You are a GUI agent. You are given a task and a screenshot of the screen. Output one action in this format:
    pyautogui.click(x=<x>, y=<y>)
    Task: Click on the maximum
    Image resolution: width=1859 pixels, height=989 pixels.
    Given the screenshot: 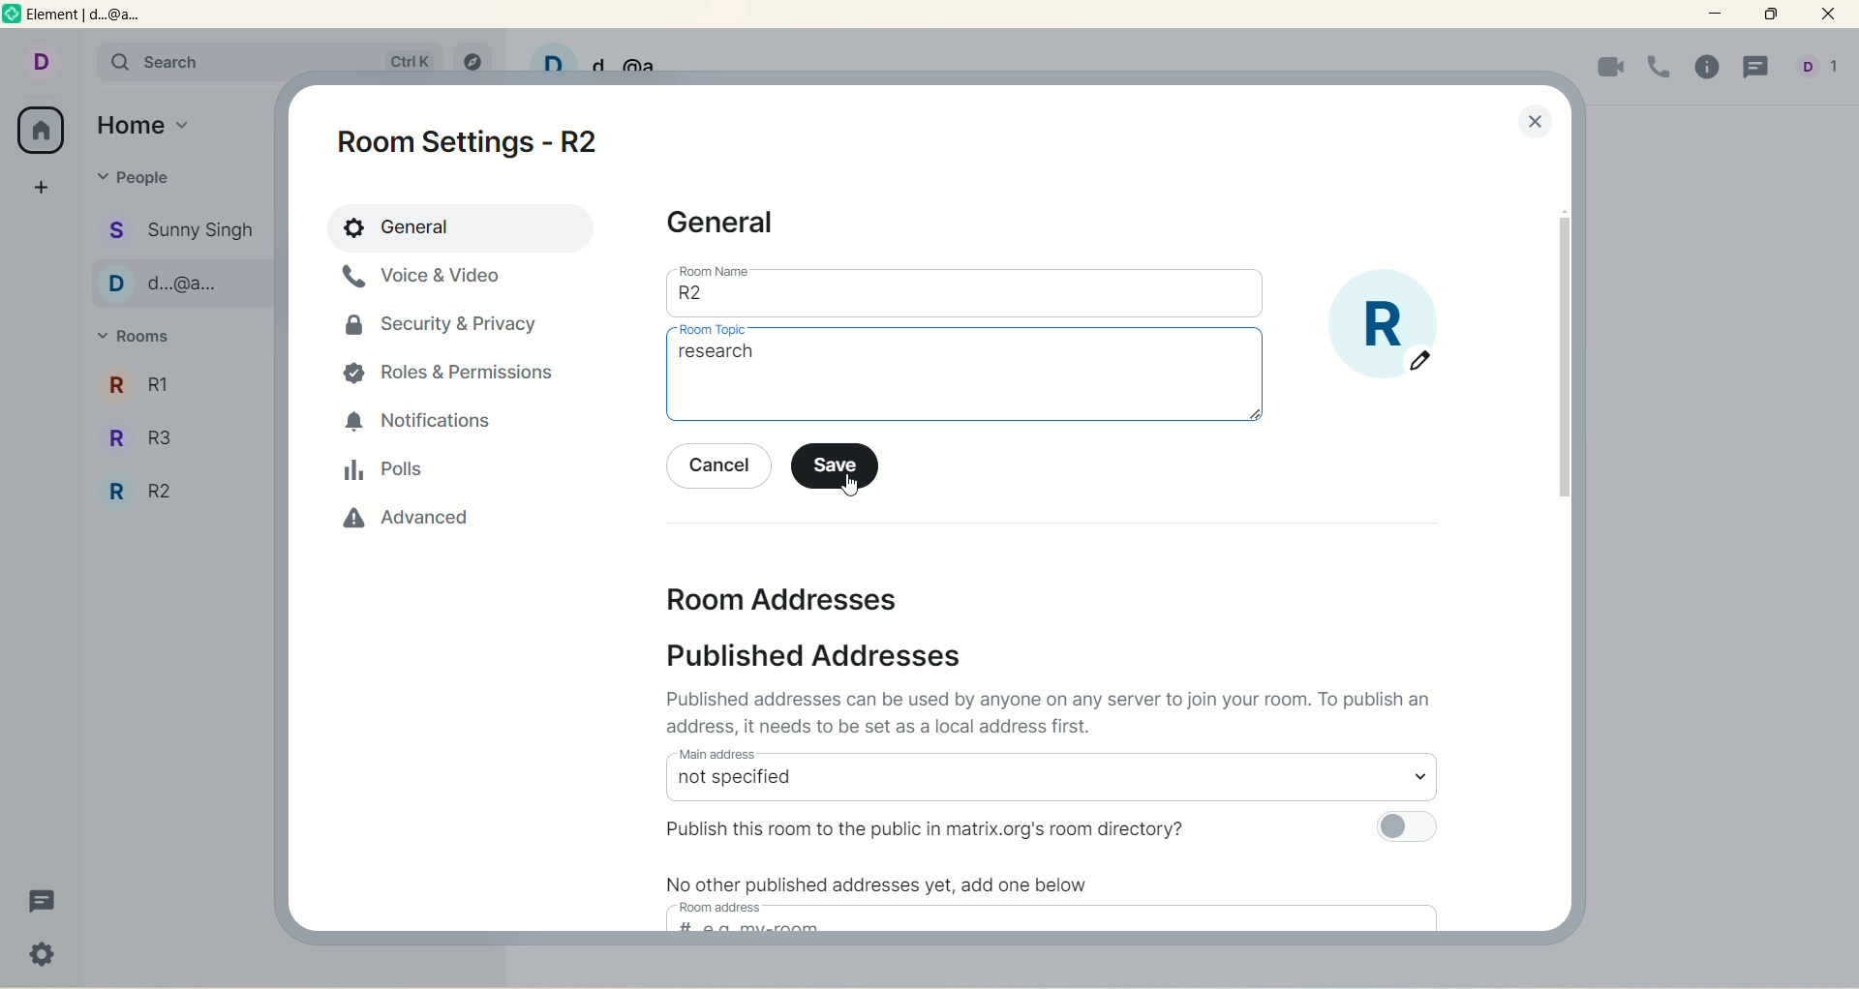 What is the action you would take?
    pyautogui.click(x=1771, y=15)
    